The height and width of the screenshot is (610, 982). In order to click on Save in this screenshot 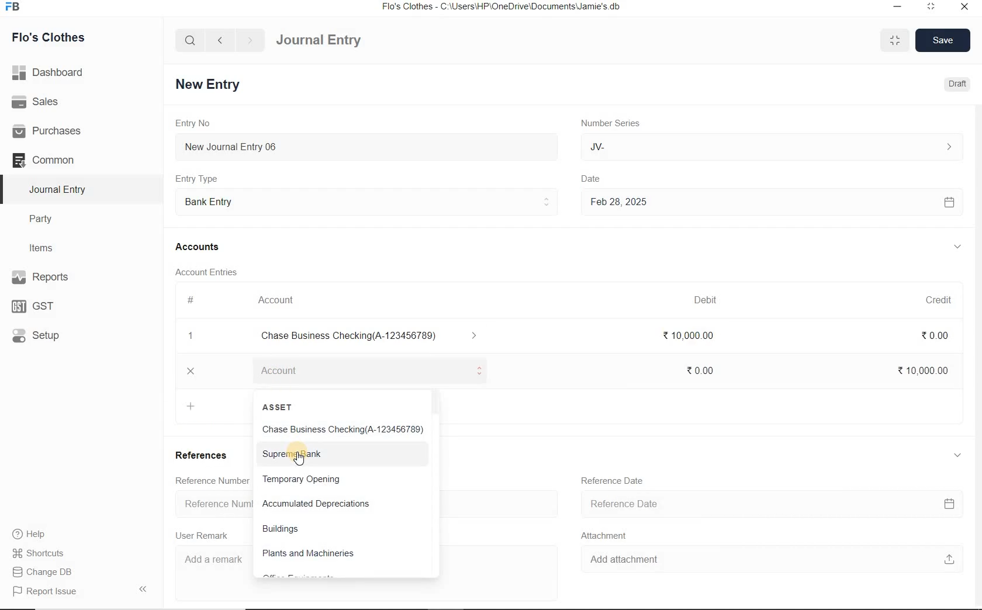, I will do `click(943, 39)`.